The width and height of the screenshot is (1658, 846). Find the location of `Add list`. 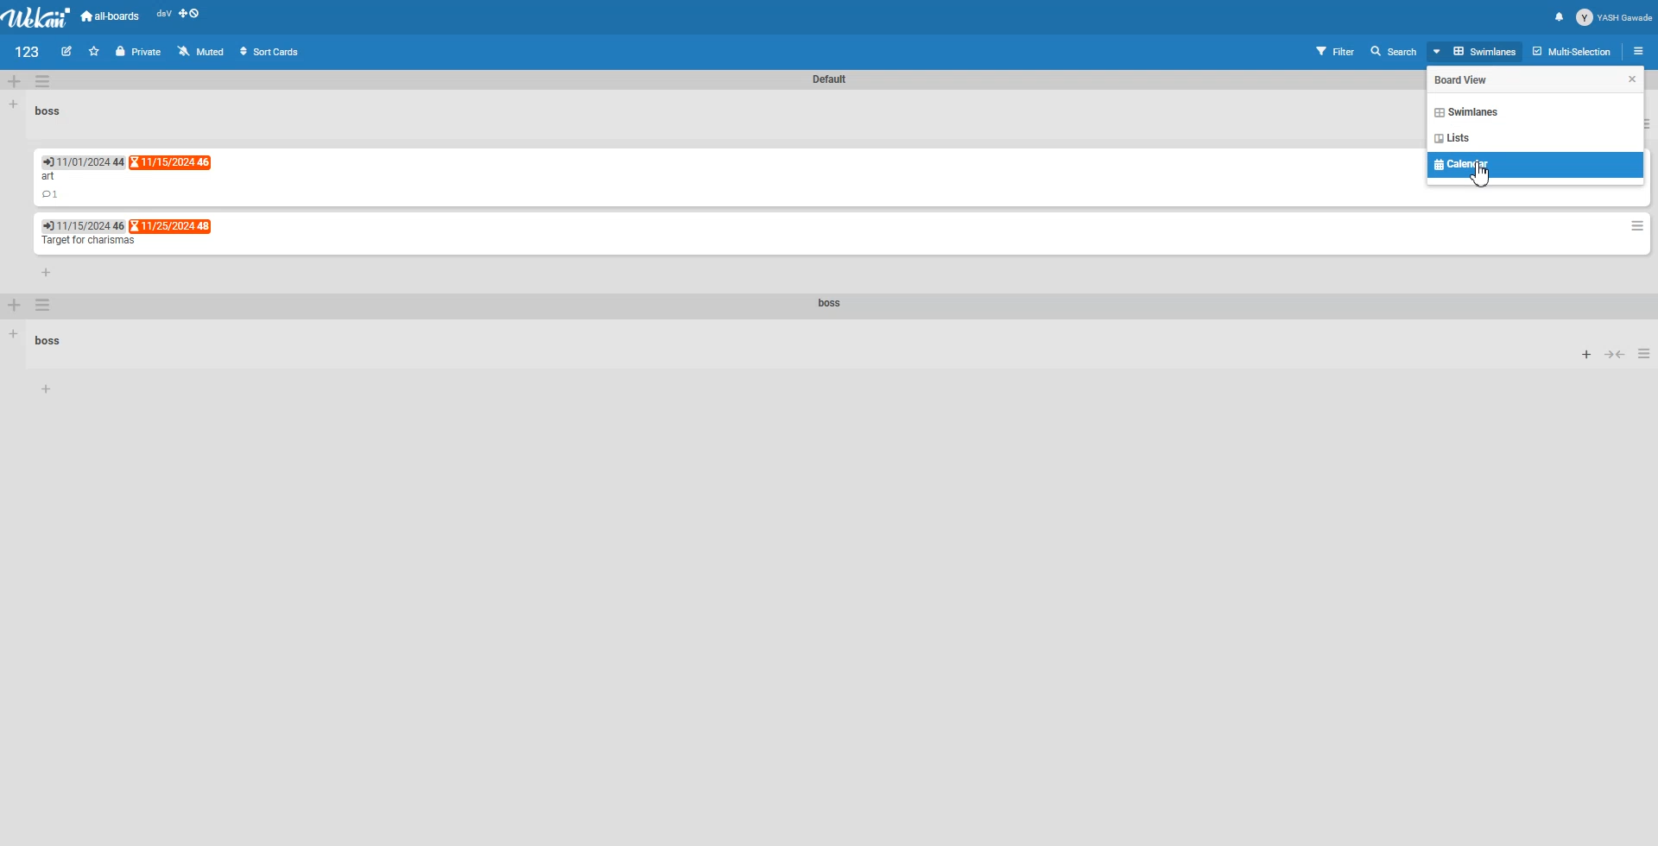

Add list is located at coordinates (15, 335).